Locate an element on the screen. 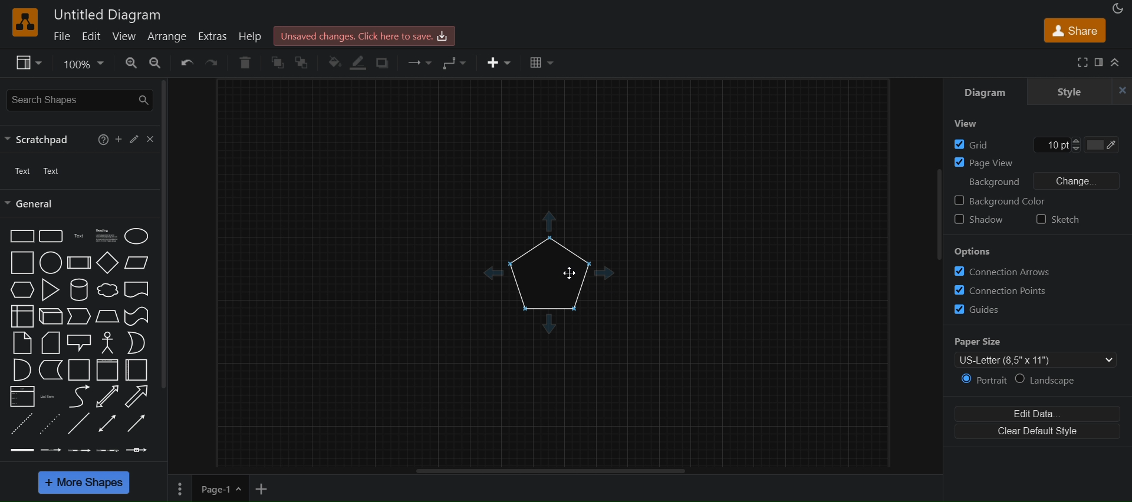  table is located at coordinates (540, 61).